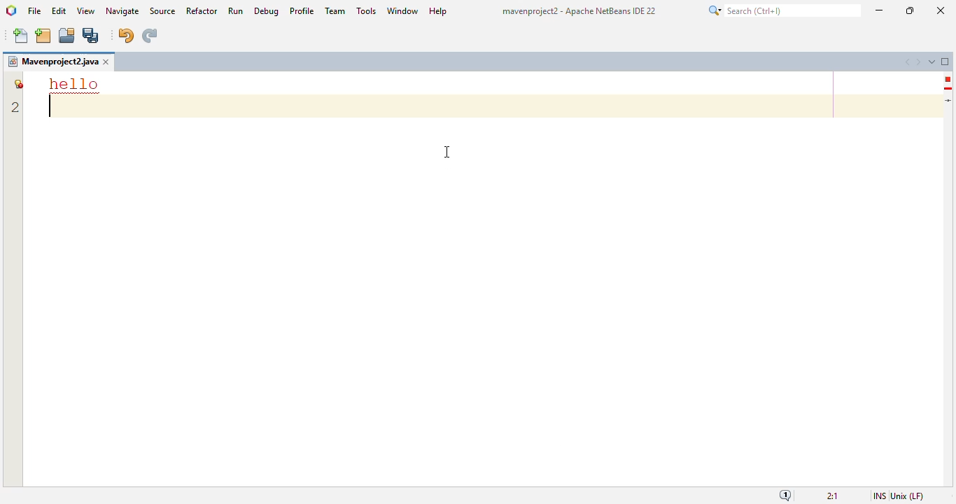  Describe the element at coordinates (86, 11) in the screenshot. I see `view` at that location.